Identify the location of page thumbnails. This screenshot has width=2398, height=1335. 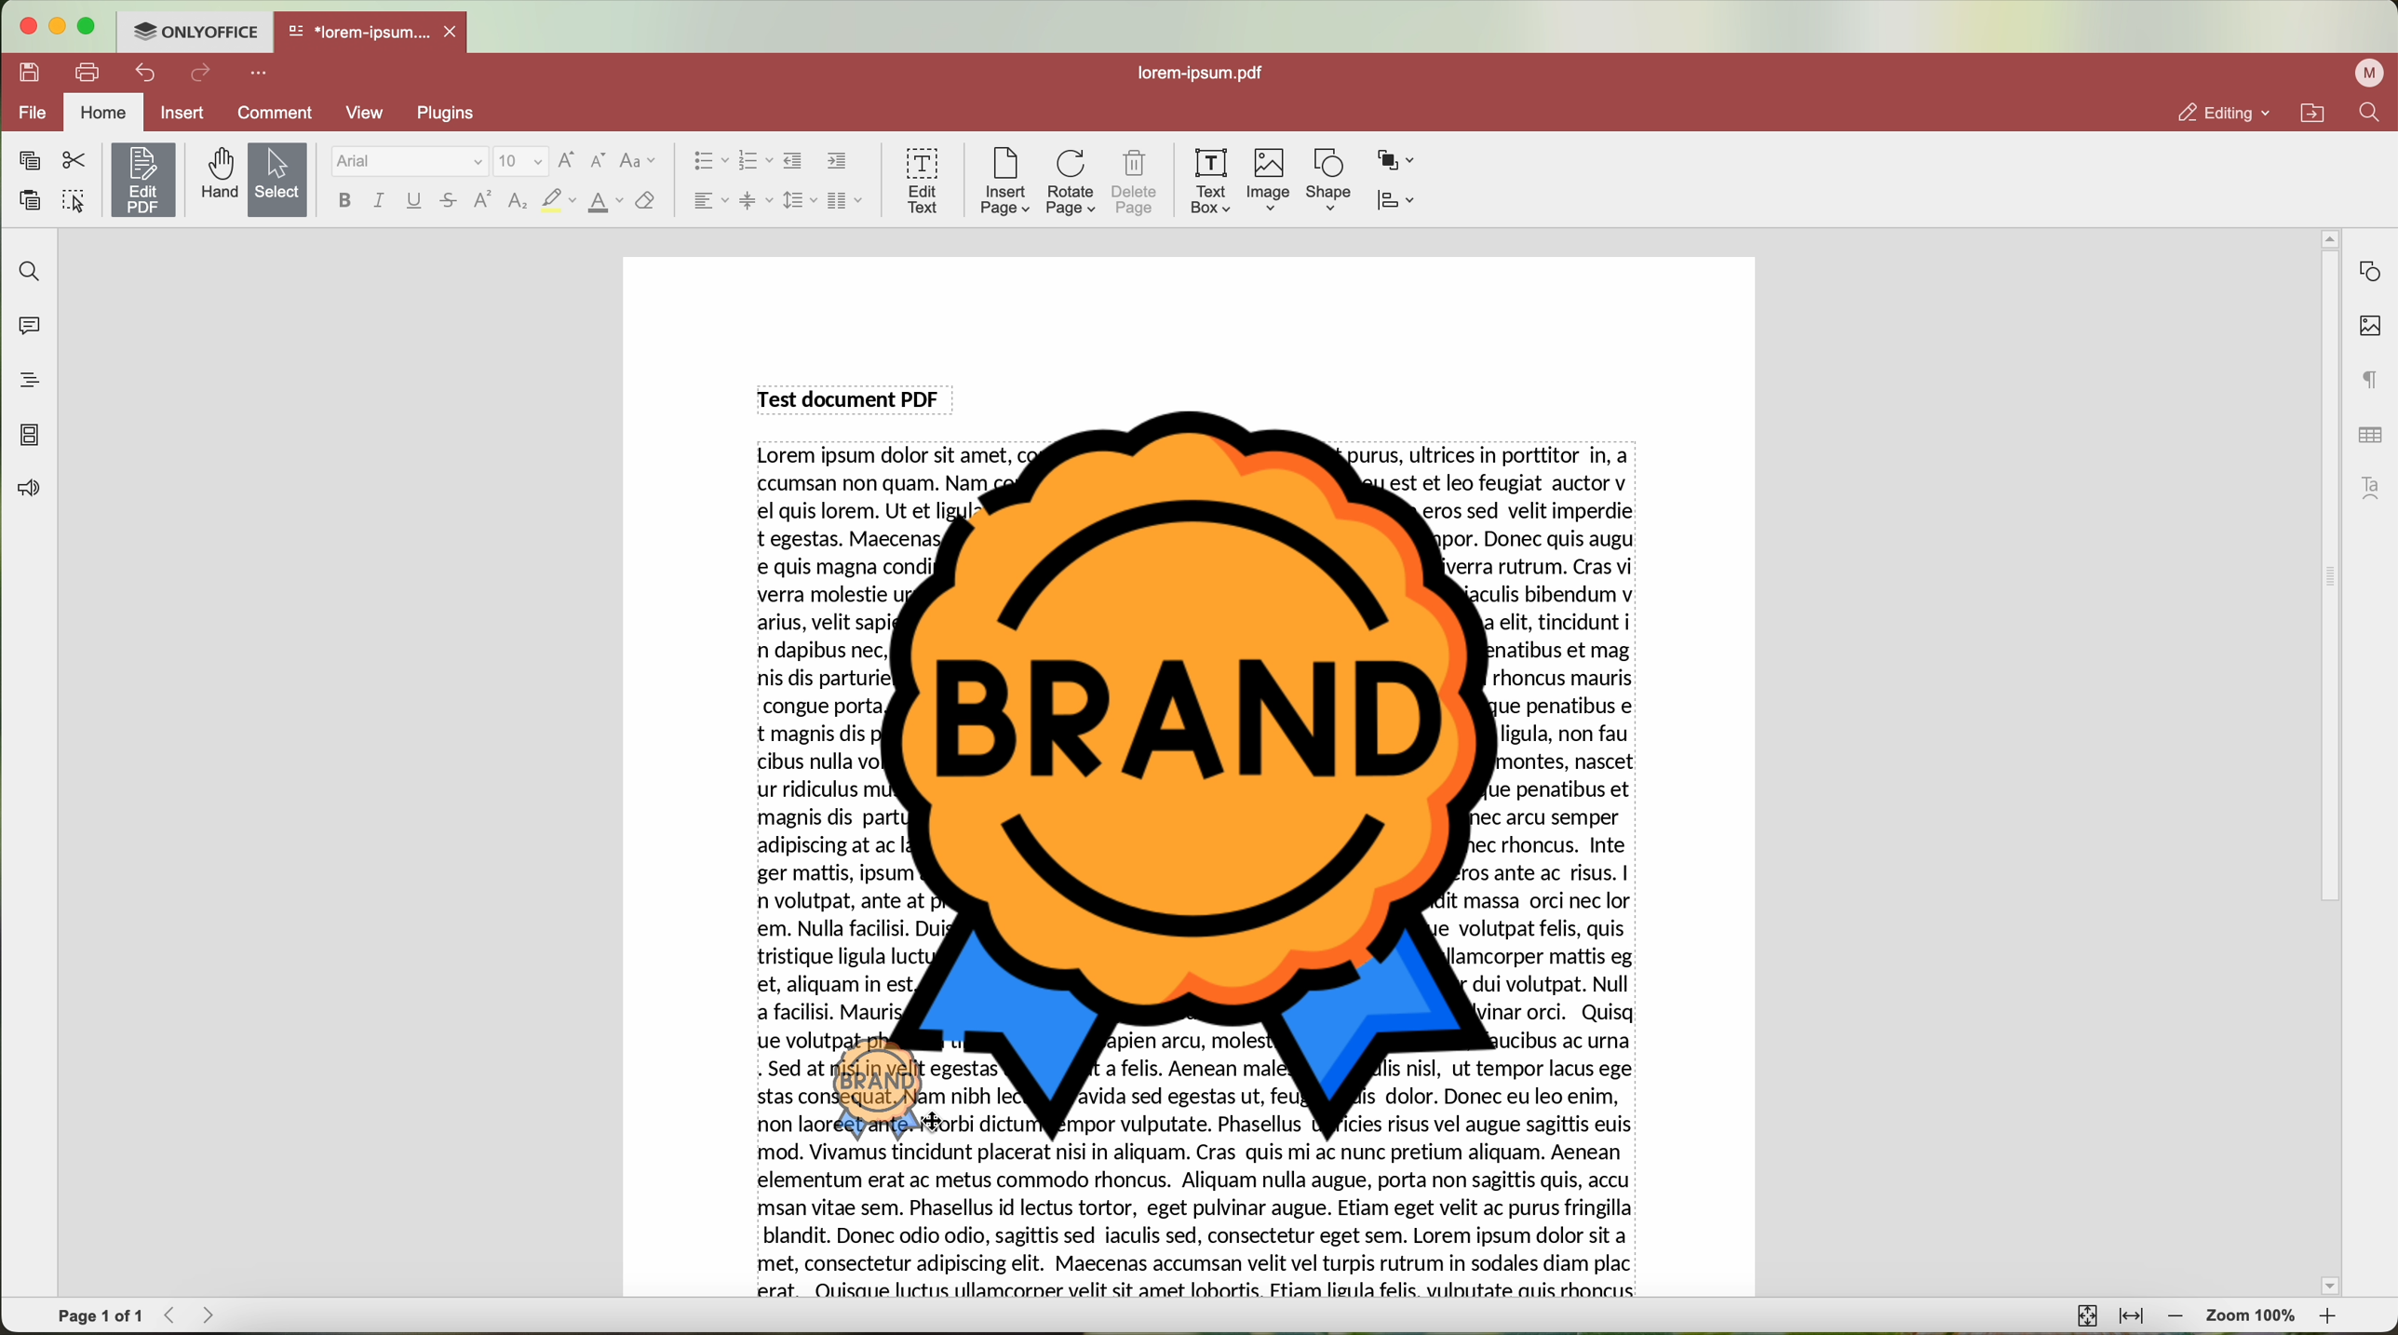
(28, 435).